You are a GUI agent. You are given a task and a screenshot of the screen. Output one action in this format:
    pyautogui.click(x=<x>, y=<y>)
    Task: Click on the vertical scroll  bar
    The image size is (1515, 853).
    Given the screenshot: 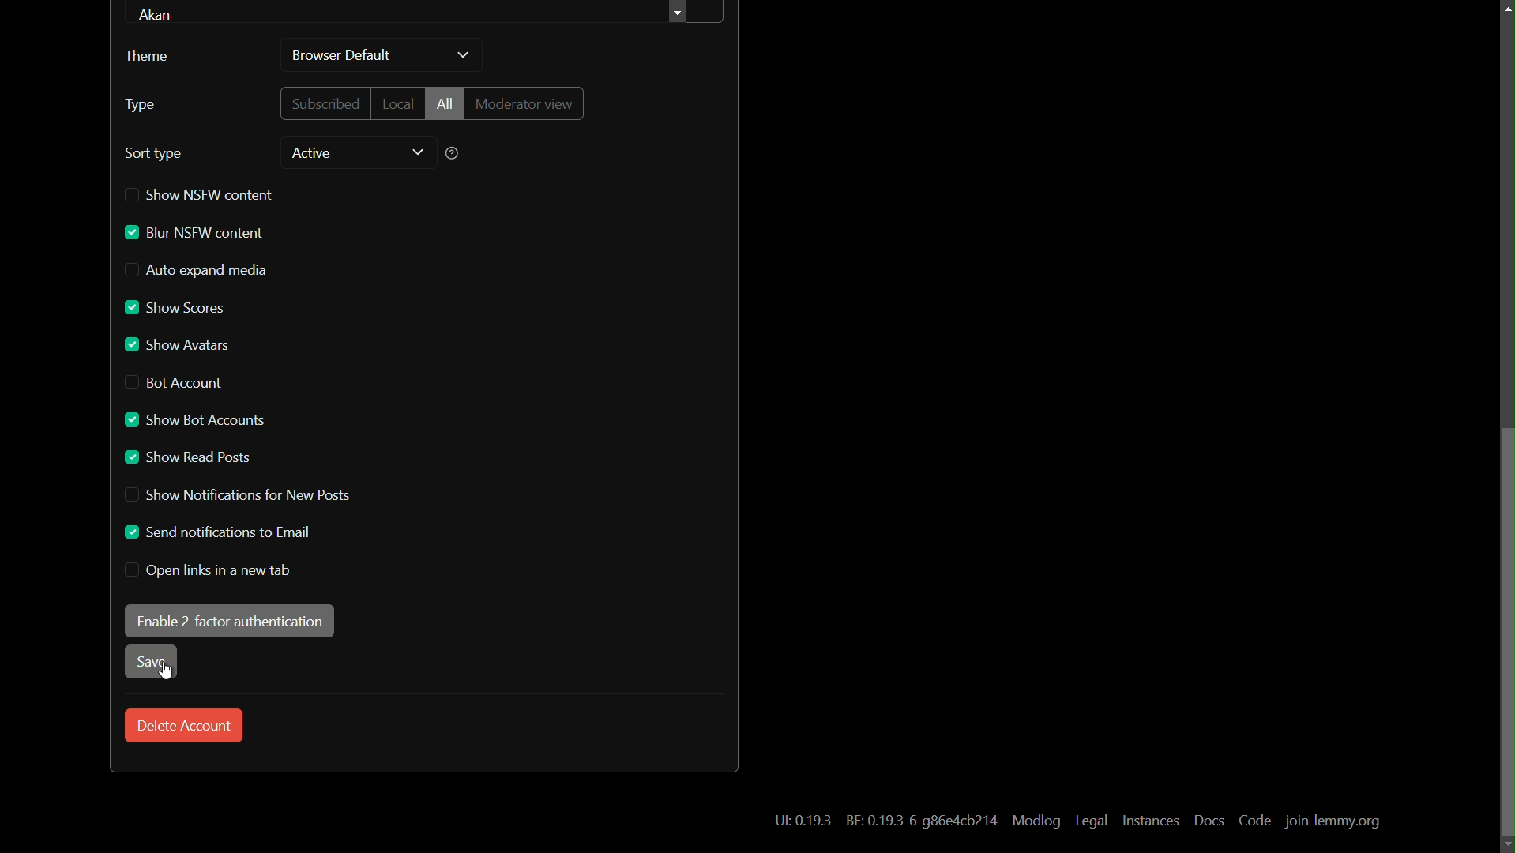 What is the action you would take?
    pyautogui.click(x=1506, y=631)
    